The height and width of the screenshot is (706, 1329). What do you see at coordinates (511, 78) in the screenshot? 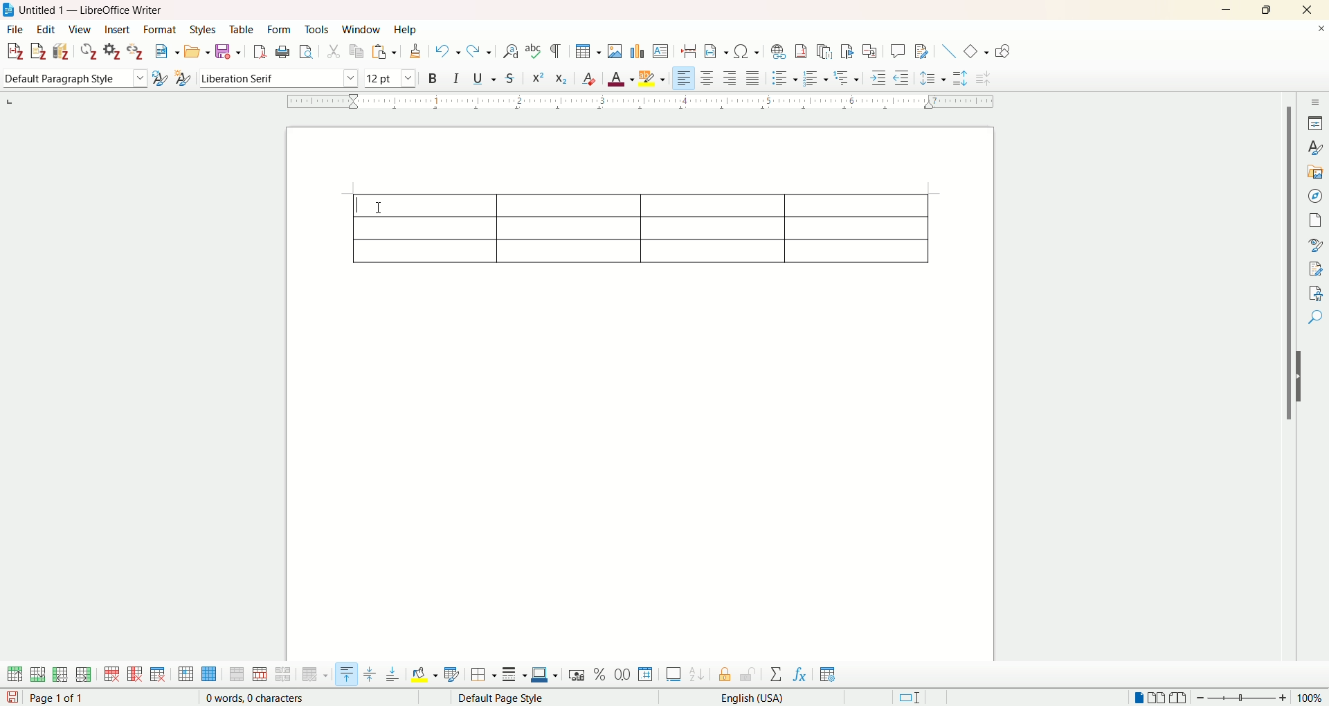
I see `strikethrough` at bounding box center [511, 78].